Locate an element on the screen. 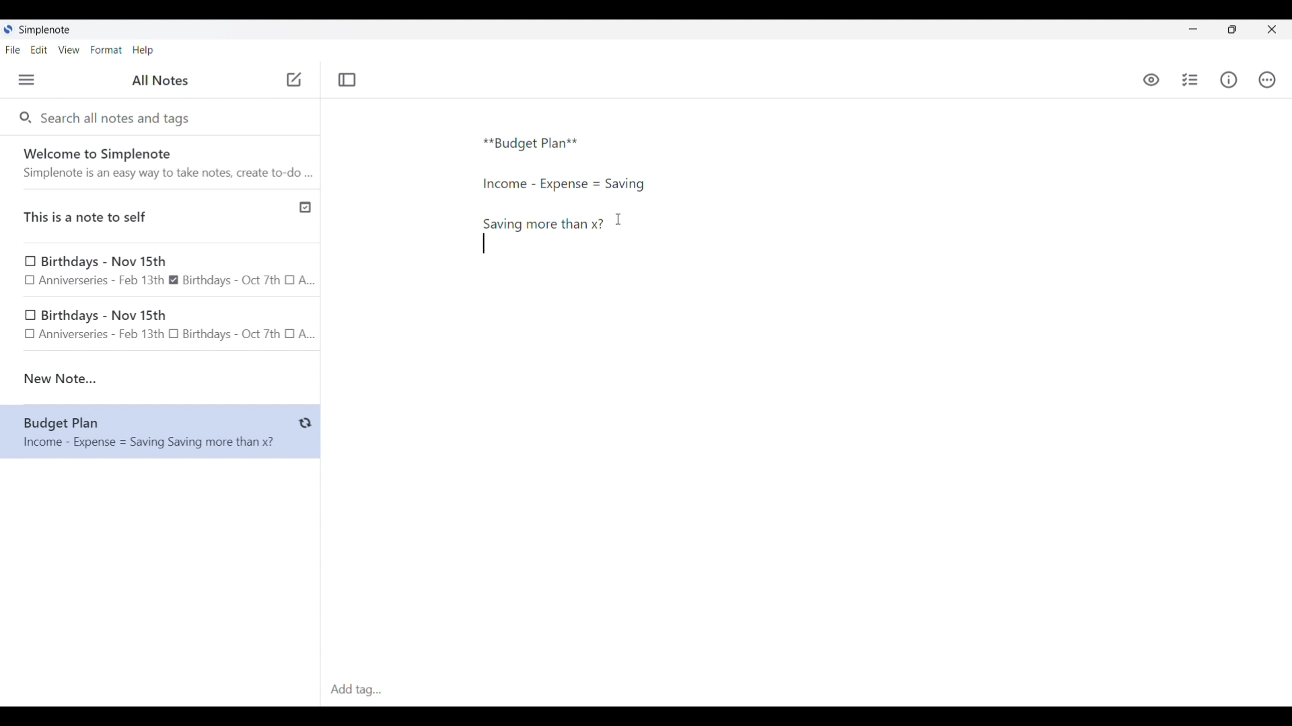  Toggle focus mode is located at coordinates (347, 80).